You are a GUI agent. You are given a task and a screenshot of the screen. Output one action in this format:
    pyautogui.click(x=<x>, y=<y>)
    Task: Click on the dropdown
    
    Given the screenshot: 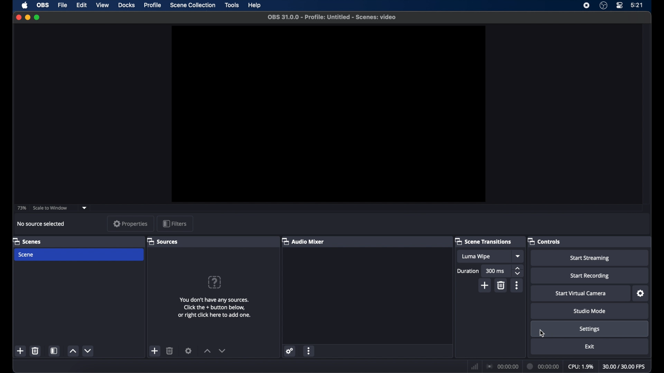 What is the action you would take?
    pyautogui.click(x=85, y=208)
    